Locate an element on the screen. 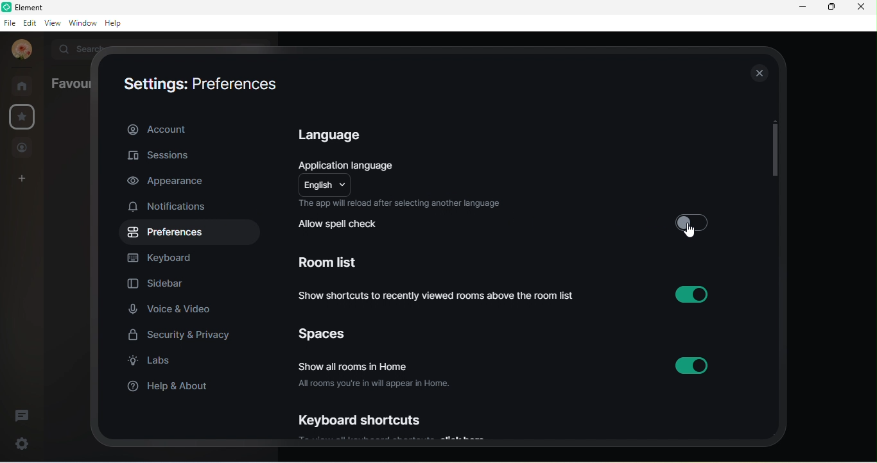  sessions is located at coordinates (160, 156).